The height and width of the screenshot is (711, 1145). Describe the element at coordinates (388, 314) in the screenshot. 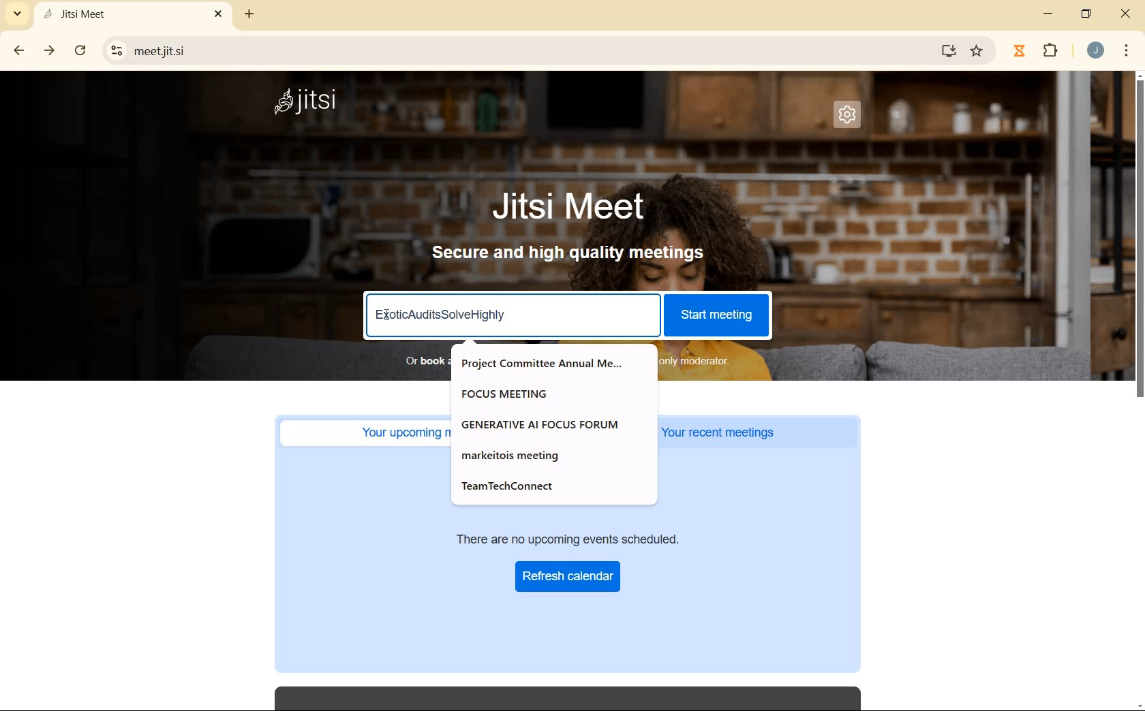

I see `cursor` at that location.